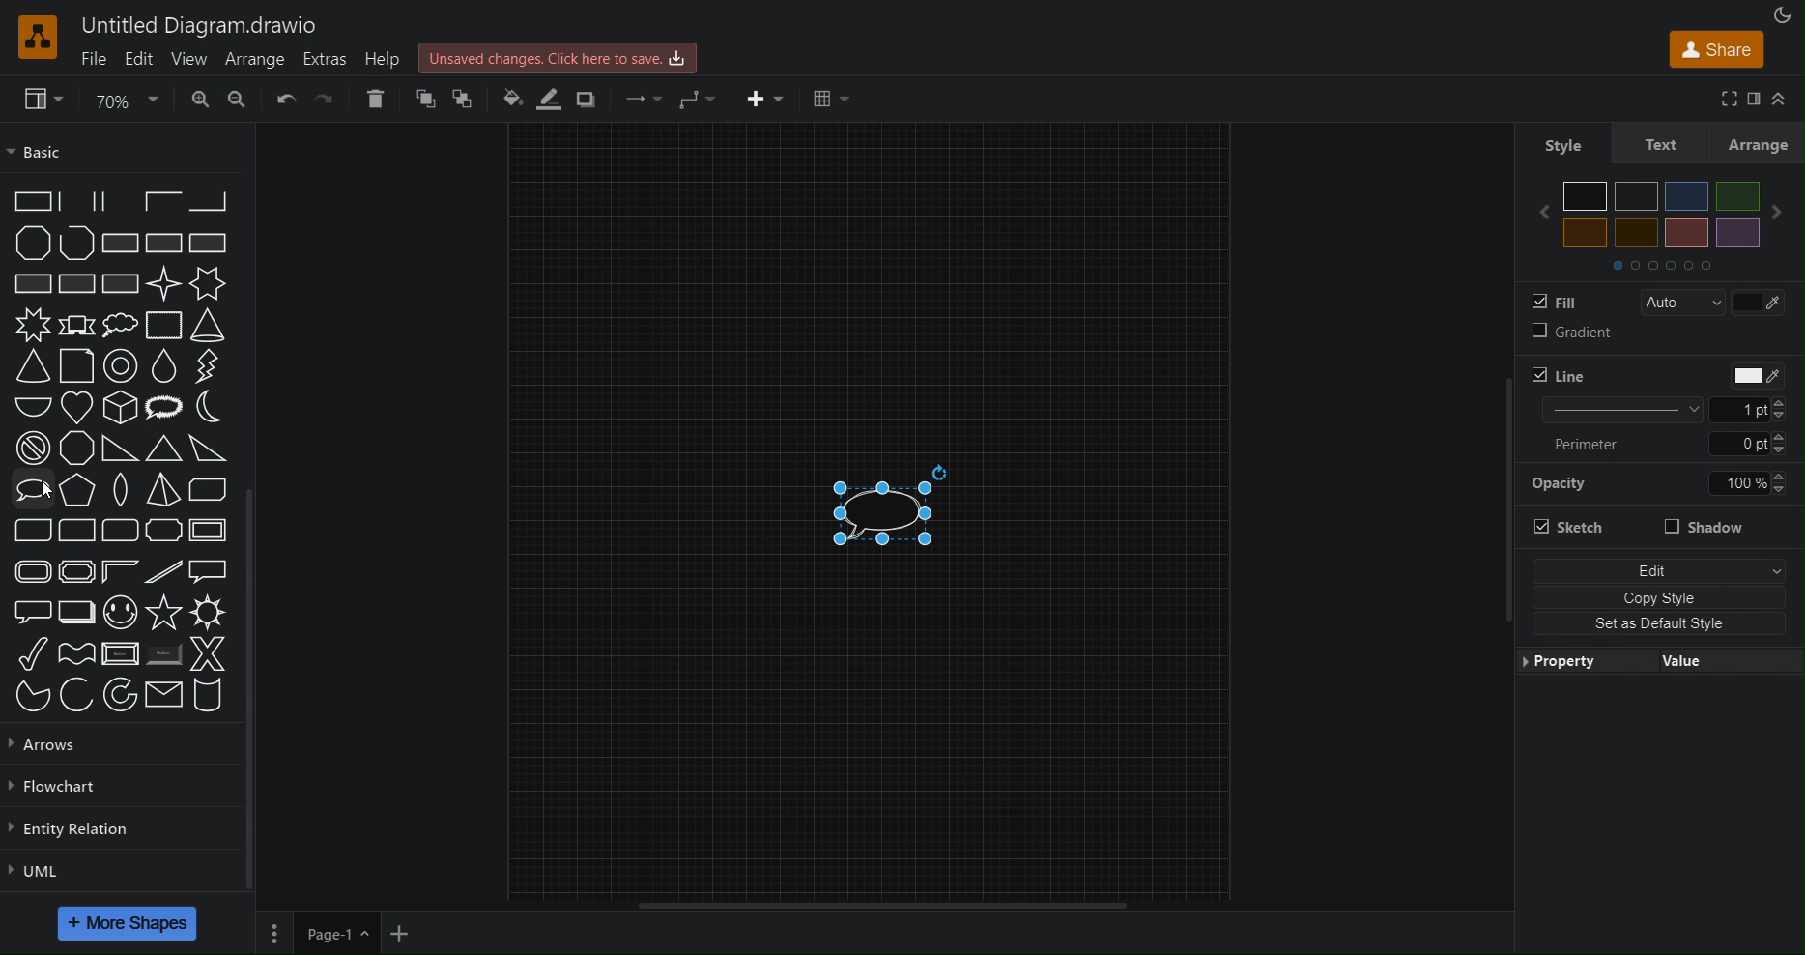 The image size is (1805, 955). Describe the element at coordinates (119, 696) in the screenshot. I see `Partial Concentric Ellipse` at that location.